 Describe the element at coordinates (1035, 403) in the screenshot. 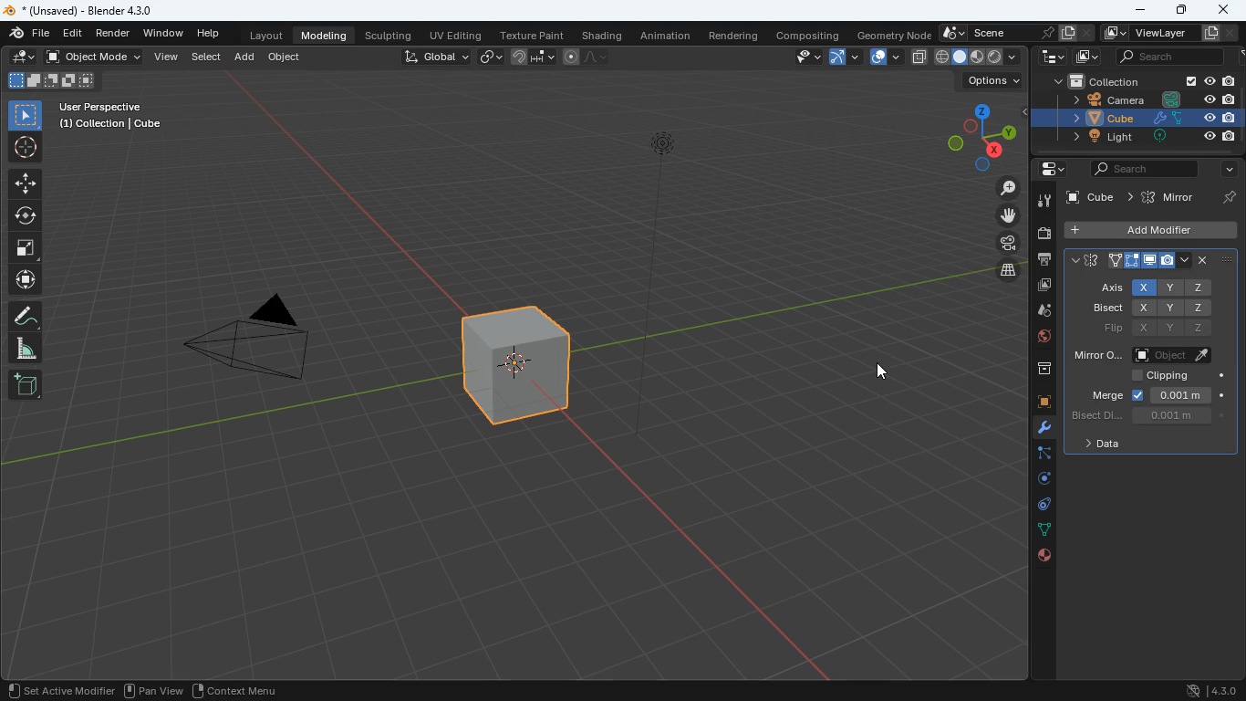

I see `cube` at that location.